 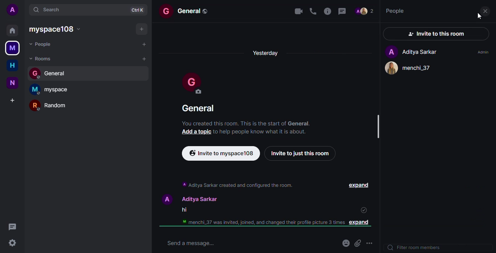 What do you see at coordinates (417, 248) in the screenshot?
I see `filter room members` at bounding box center [417, 248].